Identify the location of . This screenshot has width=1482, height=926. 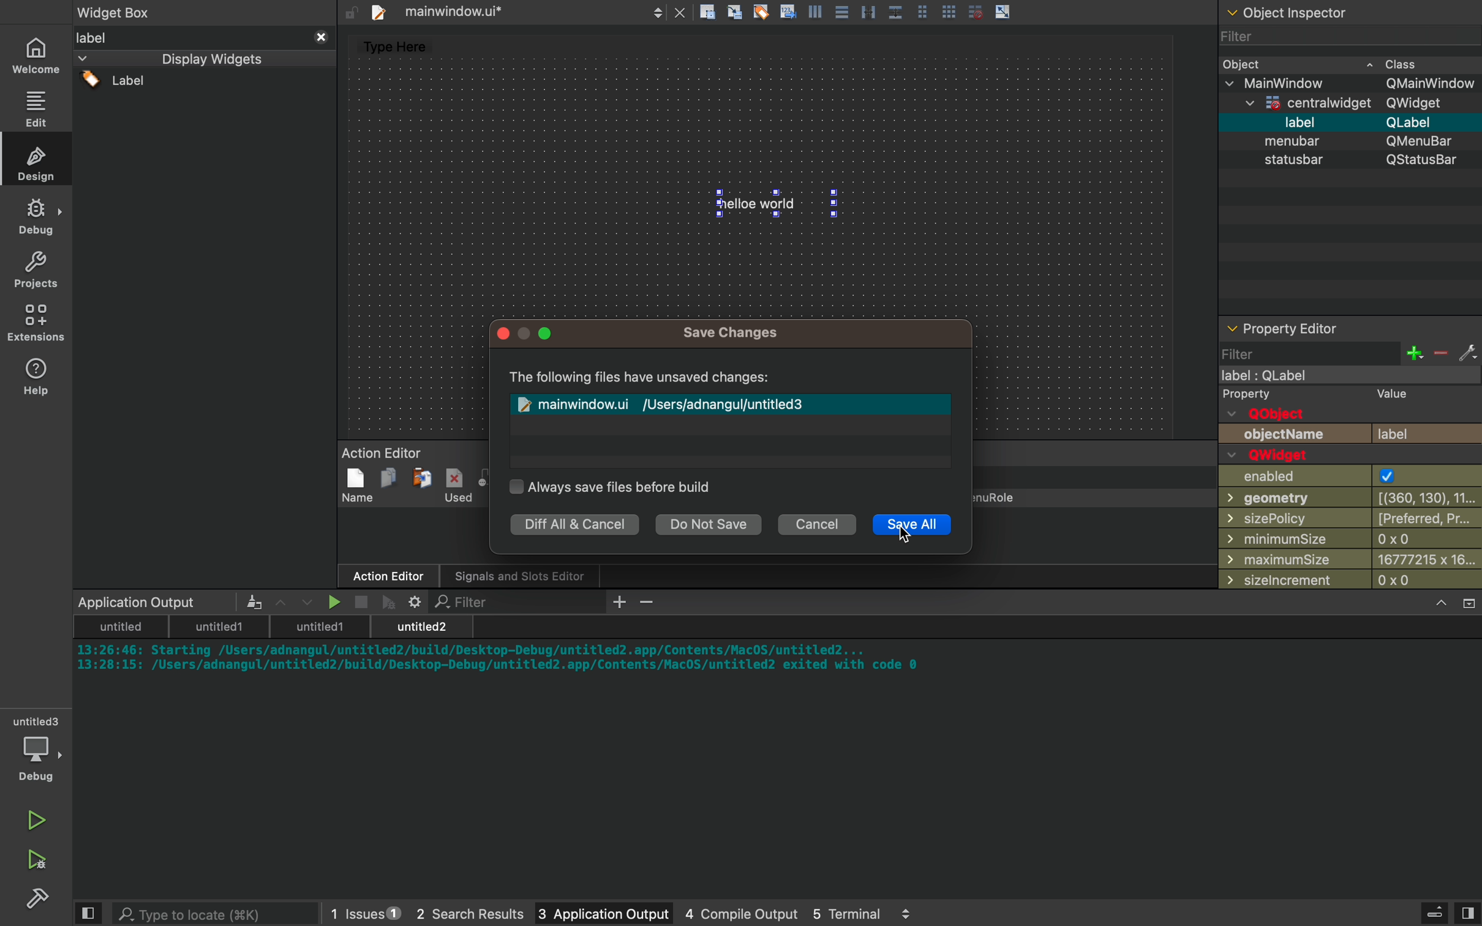
(545, 333).